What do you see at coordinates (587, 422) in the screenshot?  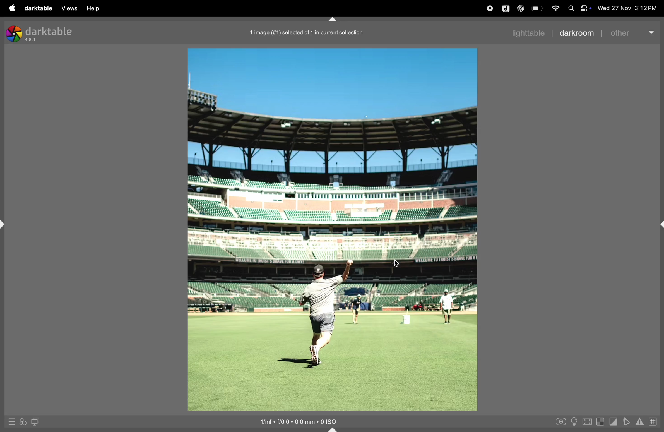 I see `toggle high quality processing` at bounding box center [587, 422].